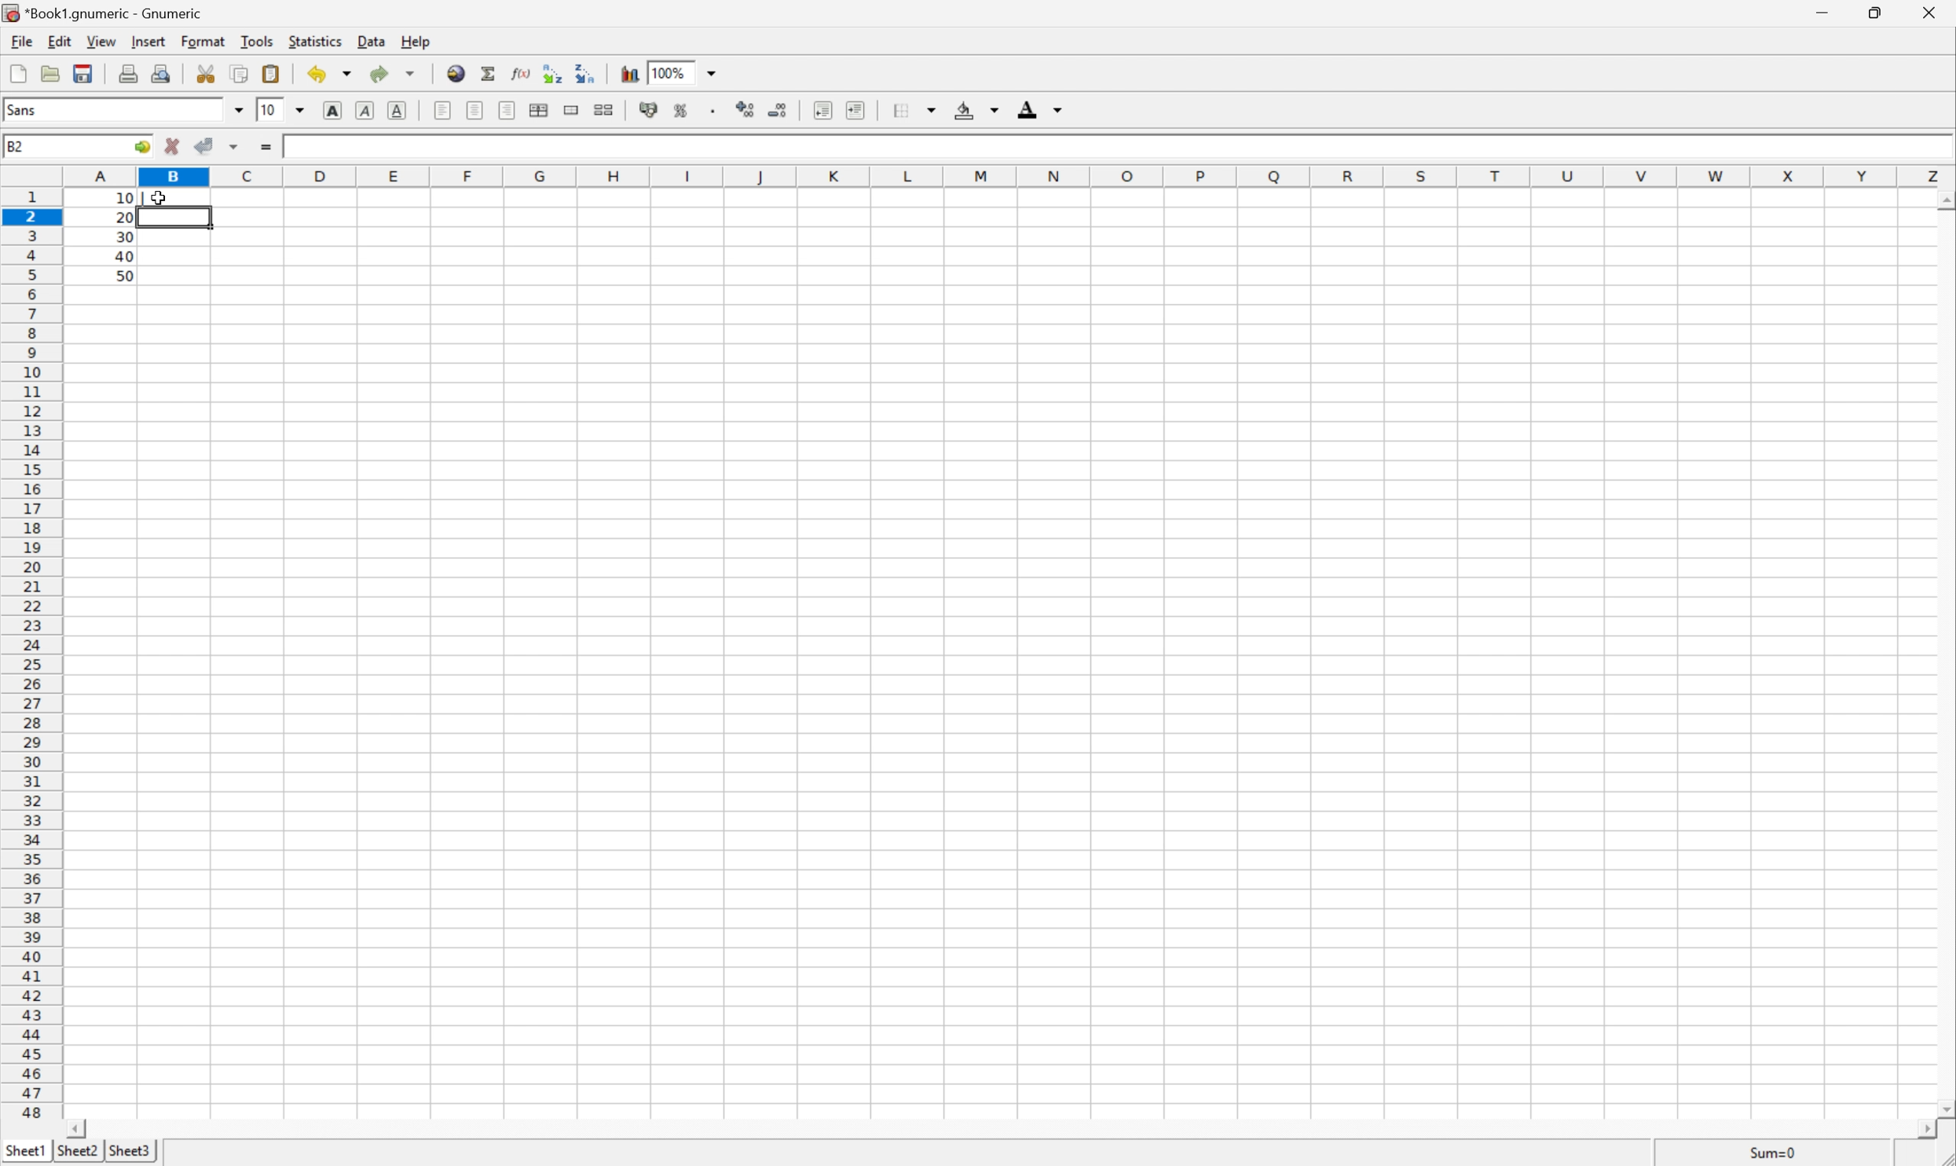 The width and height of the screenshot is (1956, 1166). Describe the element at coordinates (159, 196) in the screenshot. I see `Cursor` at that location.